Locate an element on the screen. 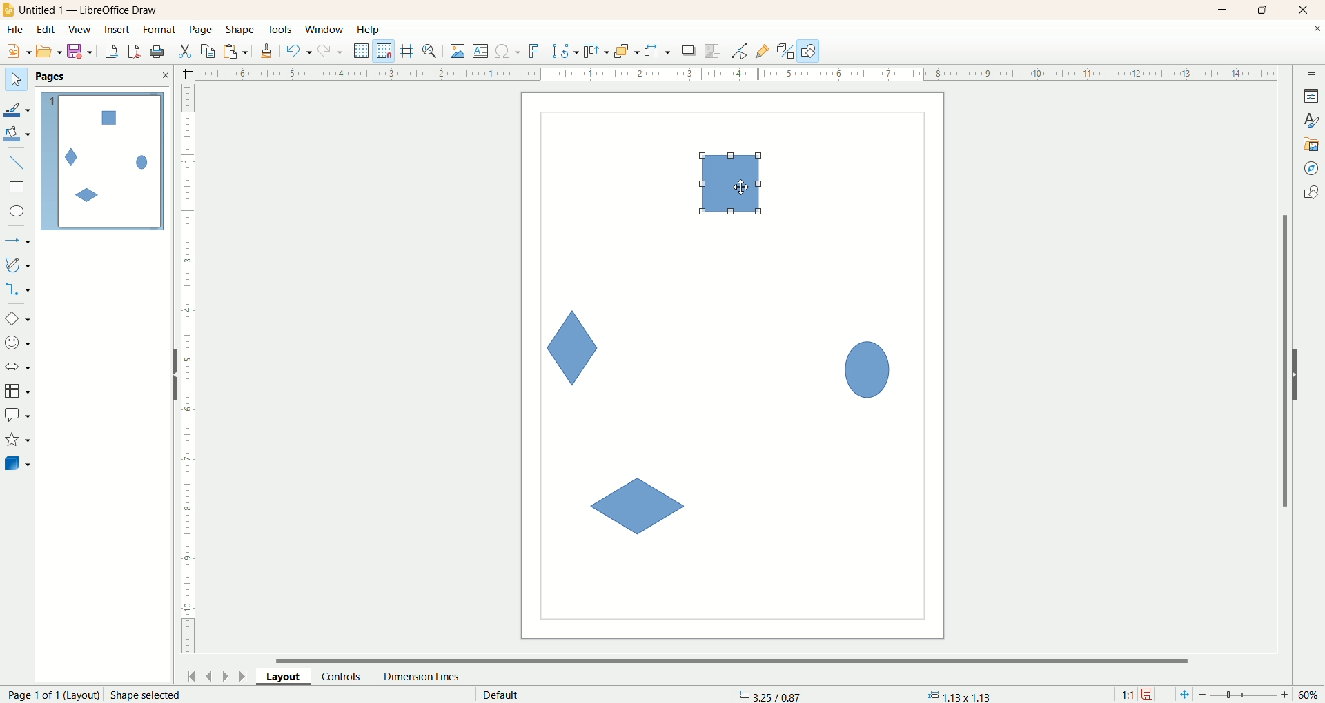 The image size is (1325, 703). insert line is located at coordinates (19, 163).